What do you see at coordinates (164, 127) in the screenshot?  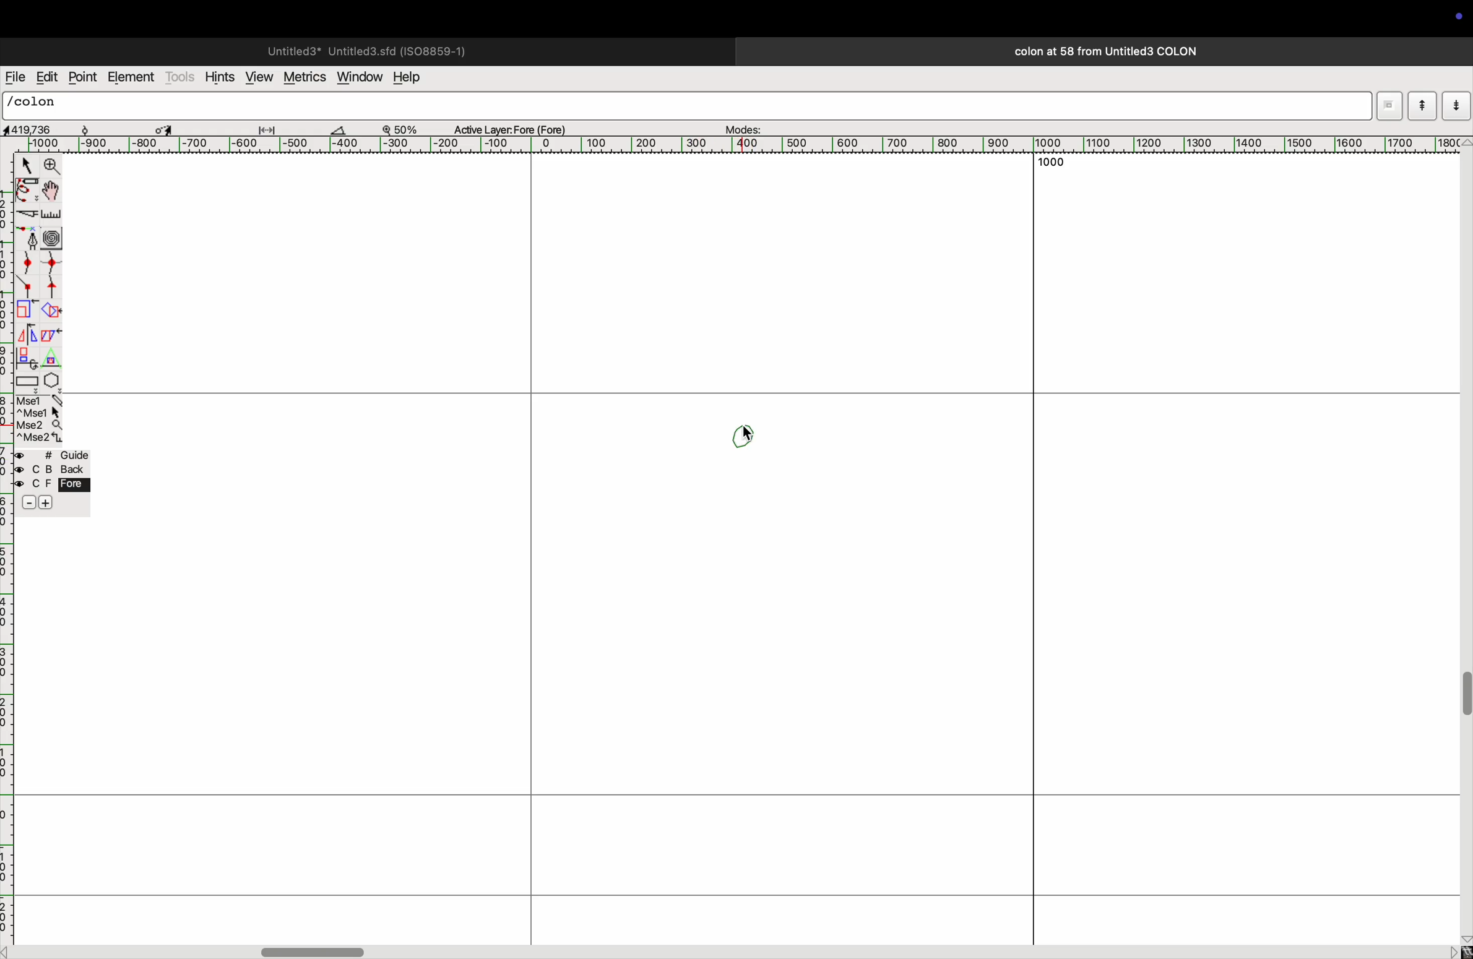 I see `toggle` at bounding box center [164, 127].